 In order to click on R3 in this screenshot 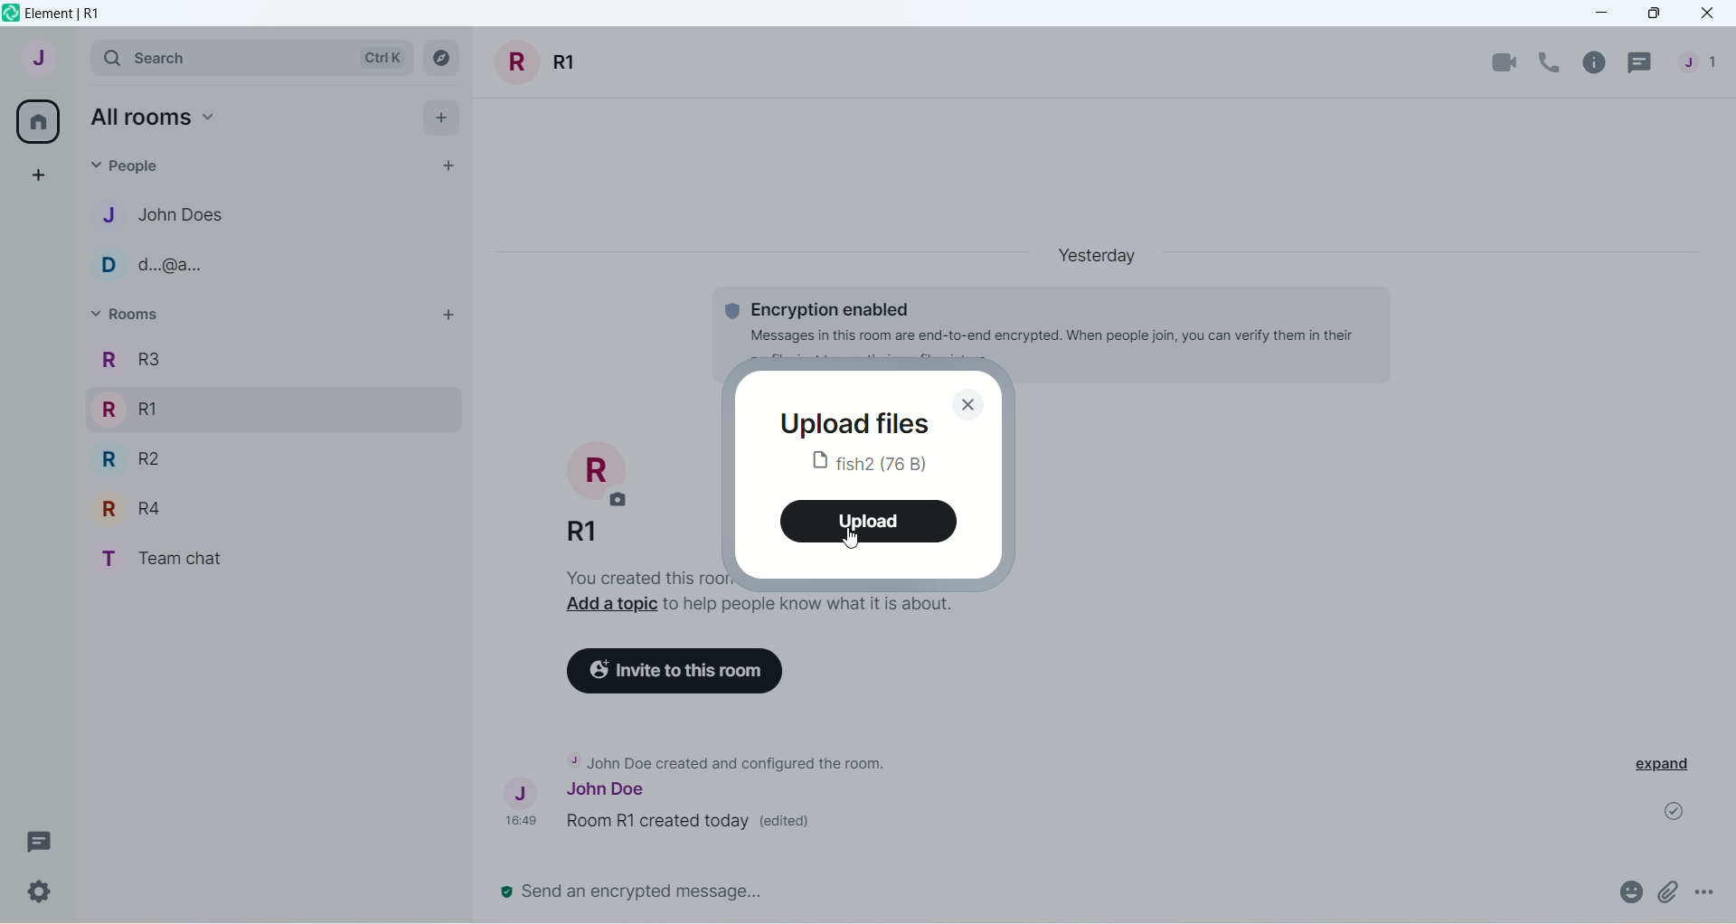, I will do `click(137, 364)`.